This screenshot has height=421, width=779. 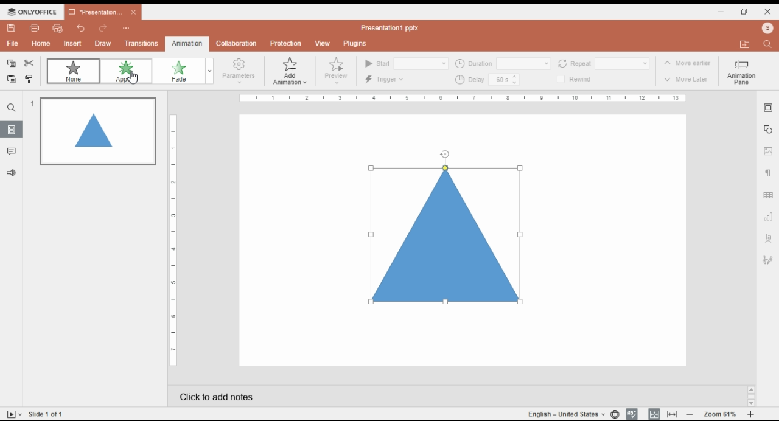 What do you see at coordinates (29, 63) in the screenshot?
I see `cut` at bounding box center [29, 63].